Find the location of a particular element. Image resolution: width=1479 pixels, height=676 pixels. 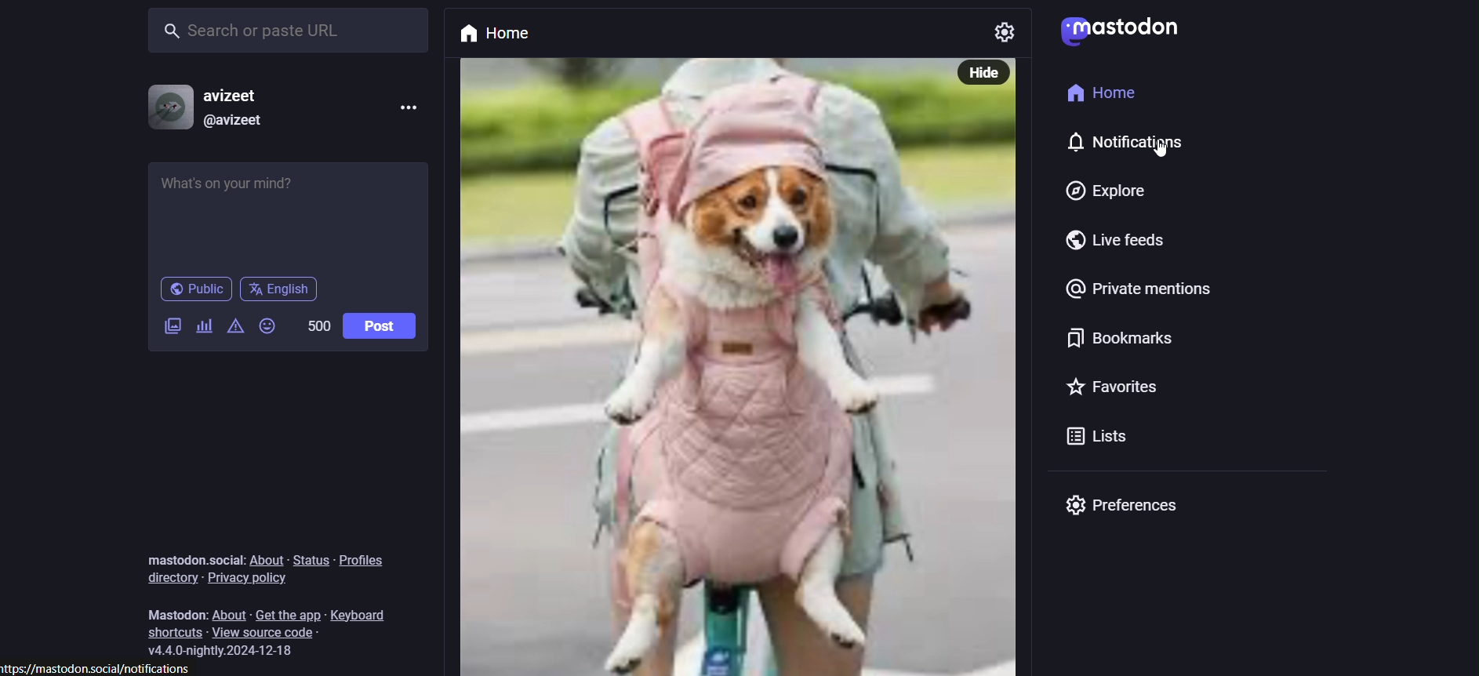

add poll is located at coordinates (205, 327).